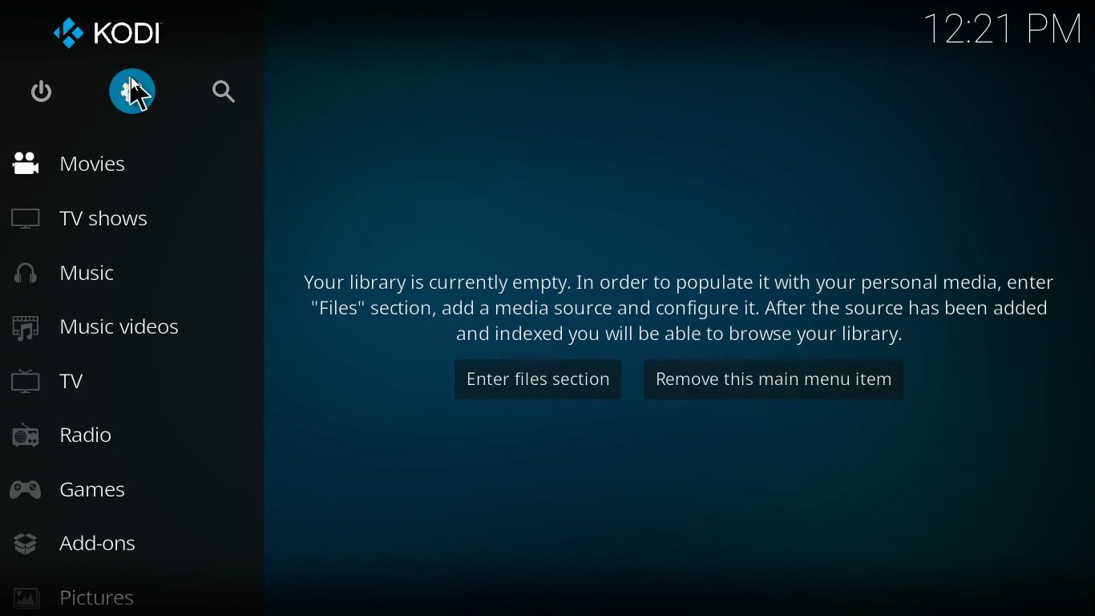 The height and width of the screenshot is (616, 1095). Describe the element at coordinates (110, 545) in the screenshot. I see `add-ons` at that location.